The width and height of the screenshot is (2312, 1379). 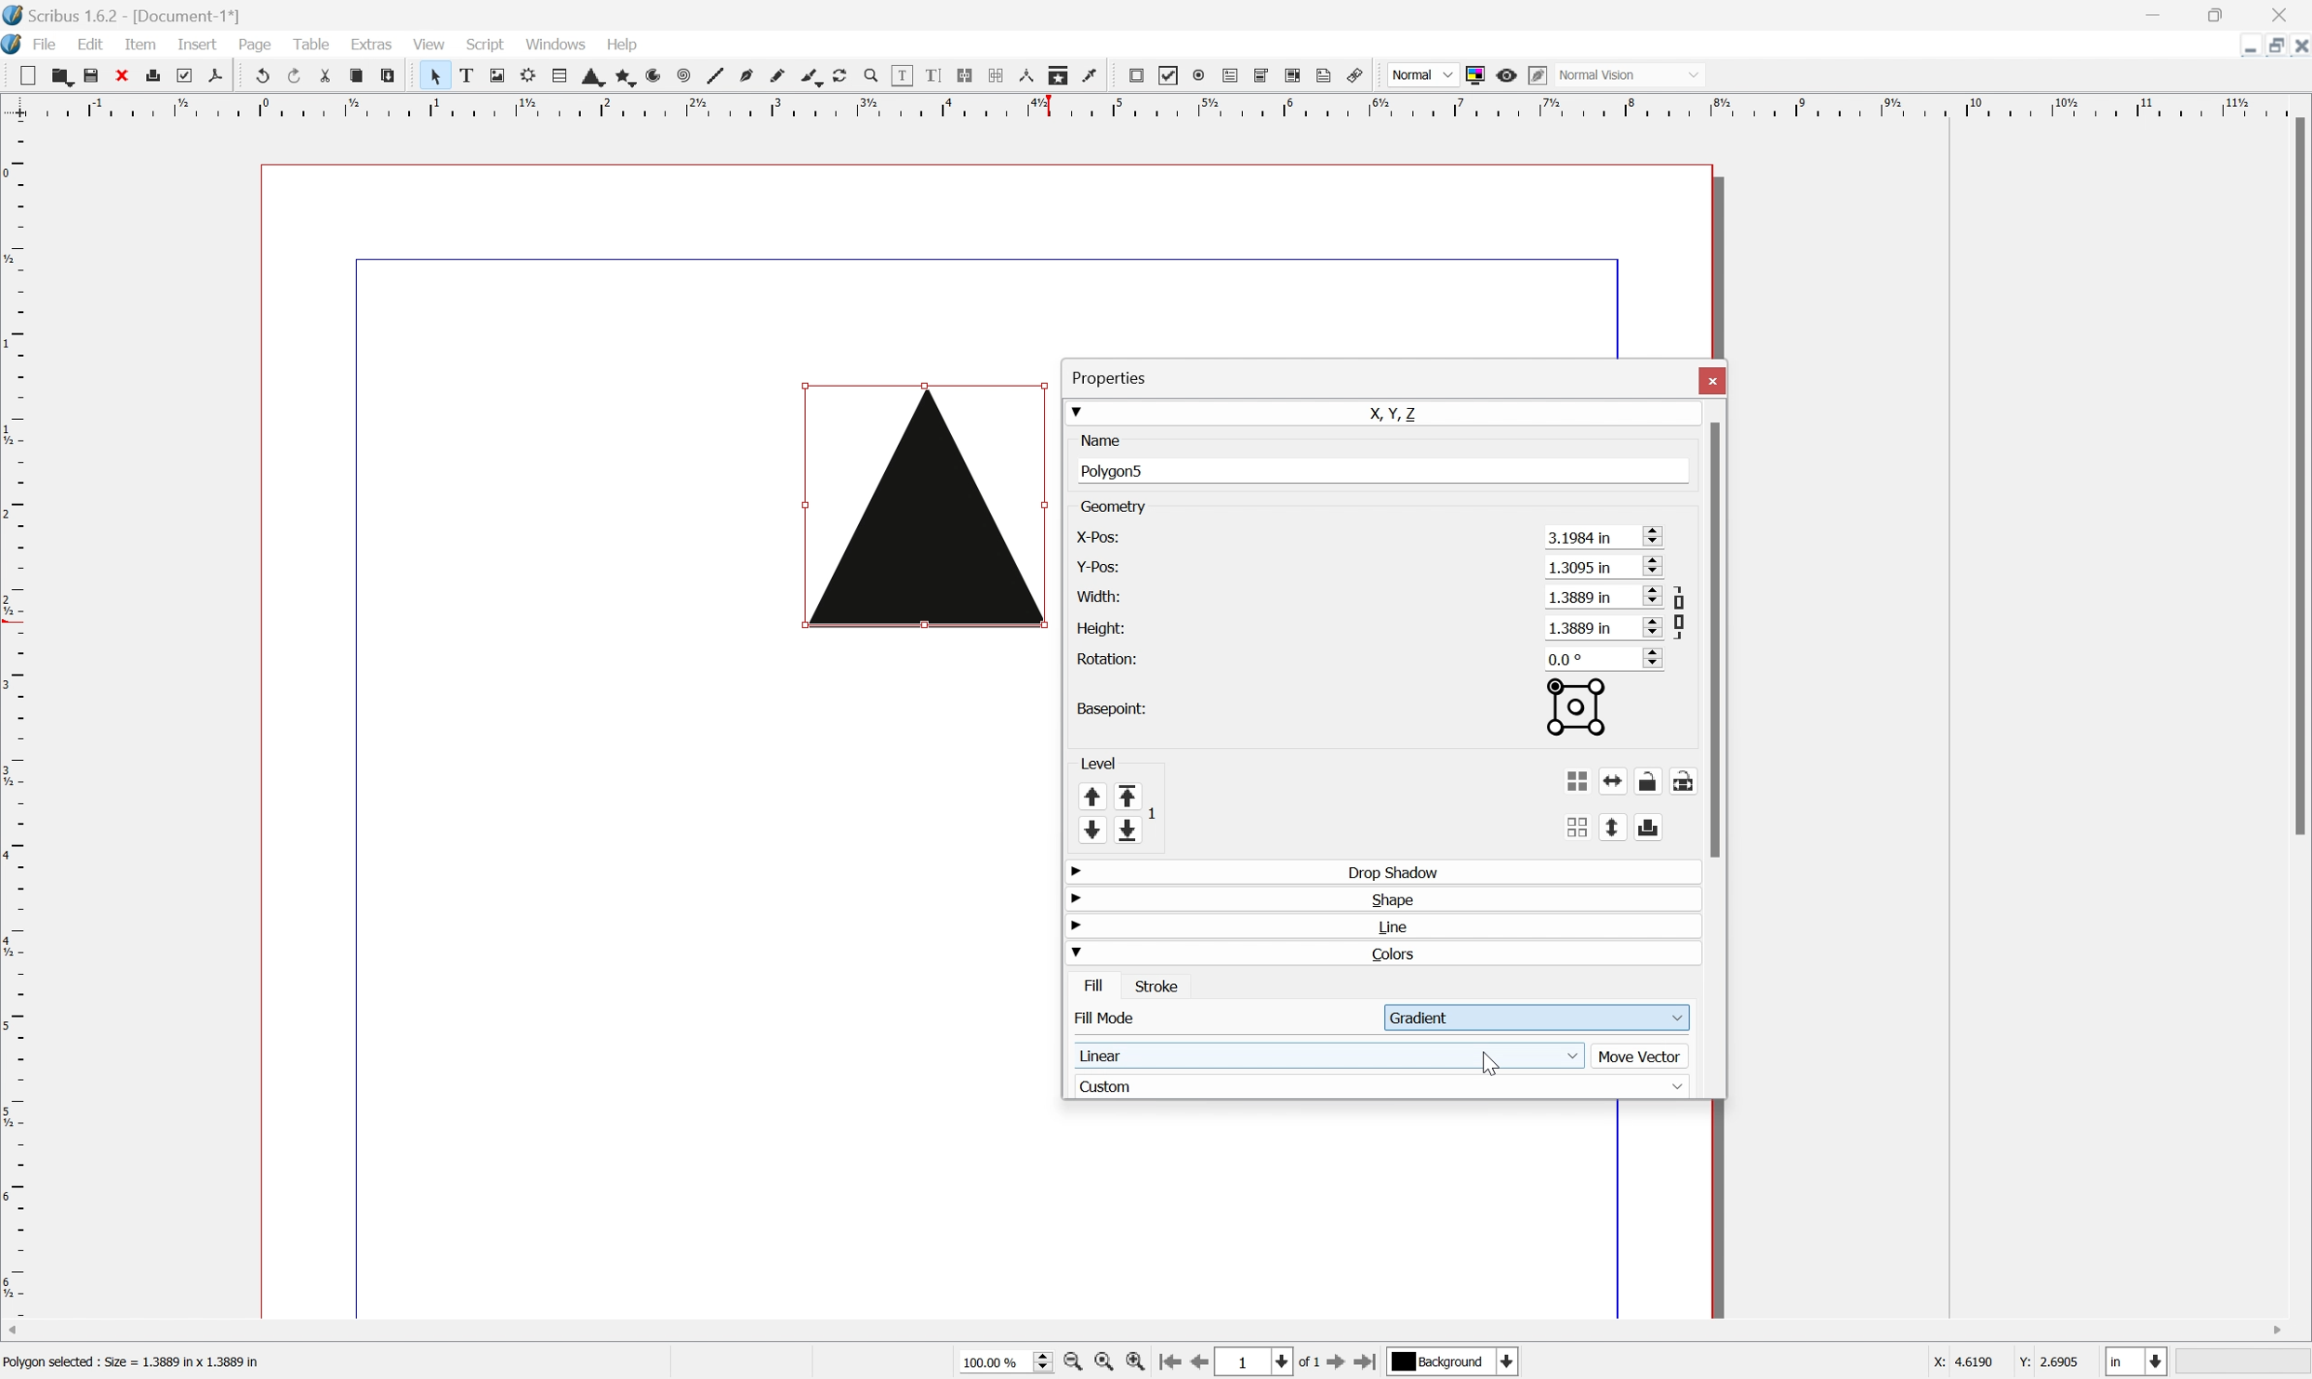 I want to click on Save as PDF, so click(x=216, y=78).